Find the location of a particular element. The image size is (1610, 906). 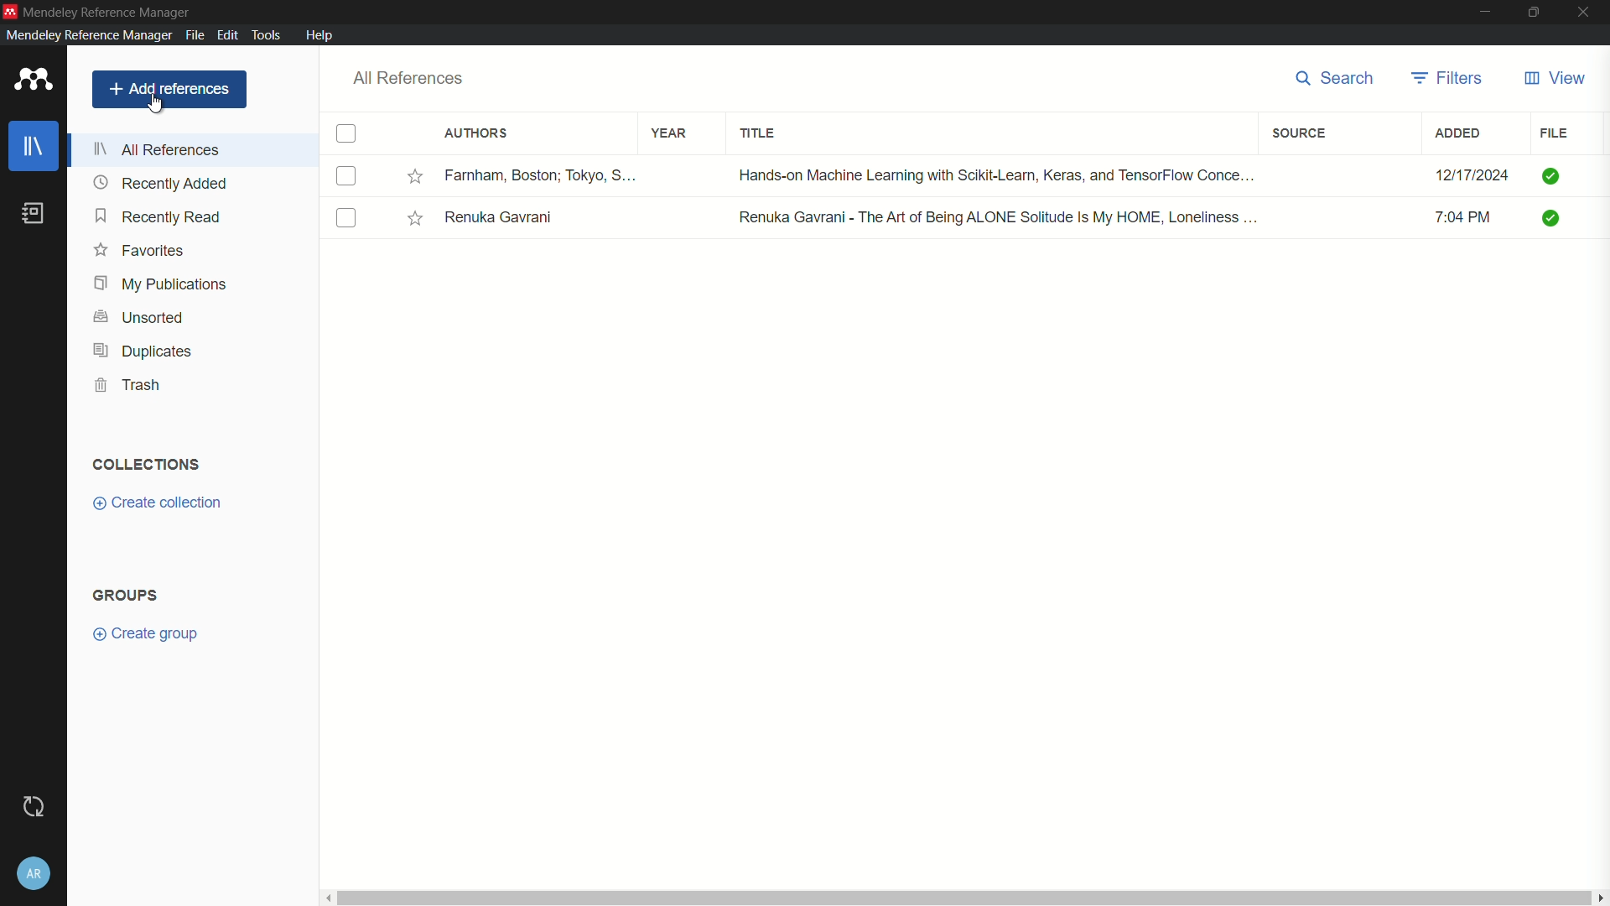

create group is located at coordinates (147, 634).